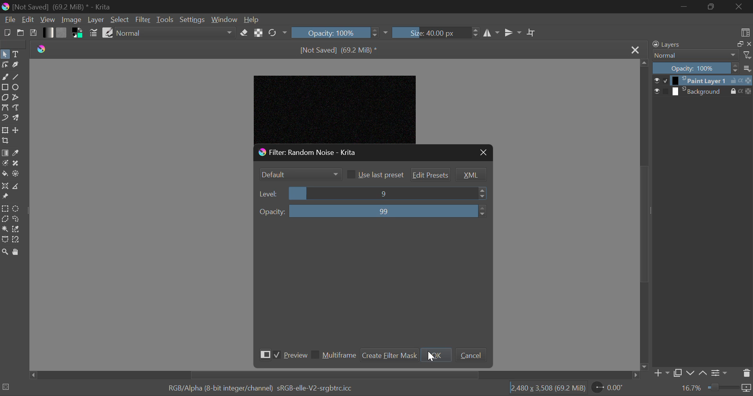  What do you see at coordinates (655, 91) in the screenshot?
I see `select` at bounding box center [655, 91].